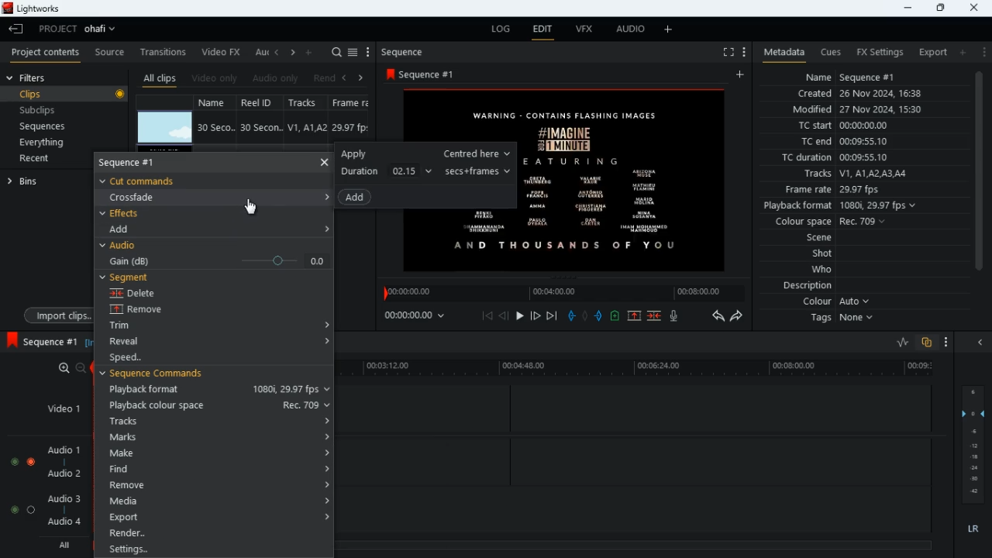 This screenshot has height=558, width=992. I want to click on fullscreen, so click(727, 53).